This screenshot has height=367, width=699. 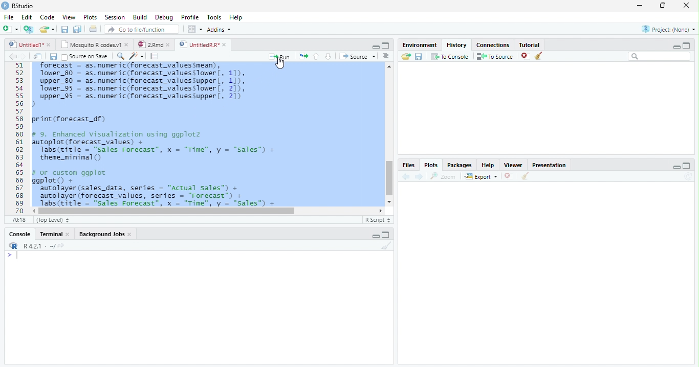 I want to click on Maximize, so click(x=386, y=46).